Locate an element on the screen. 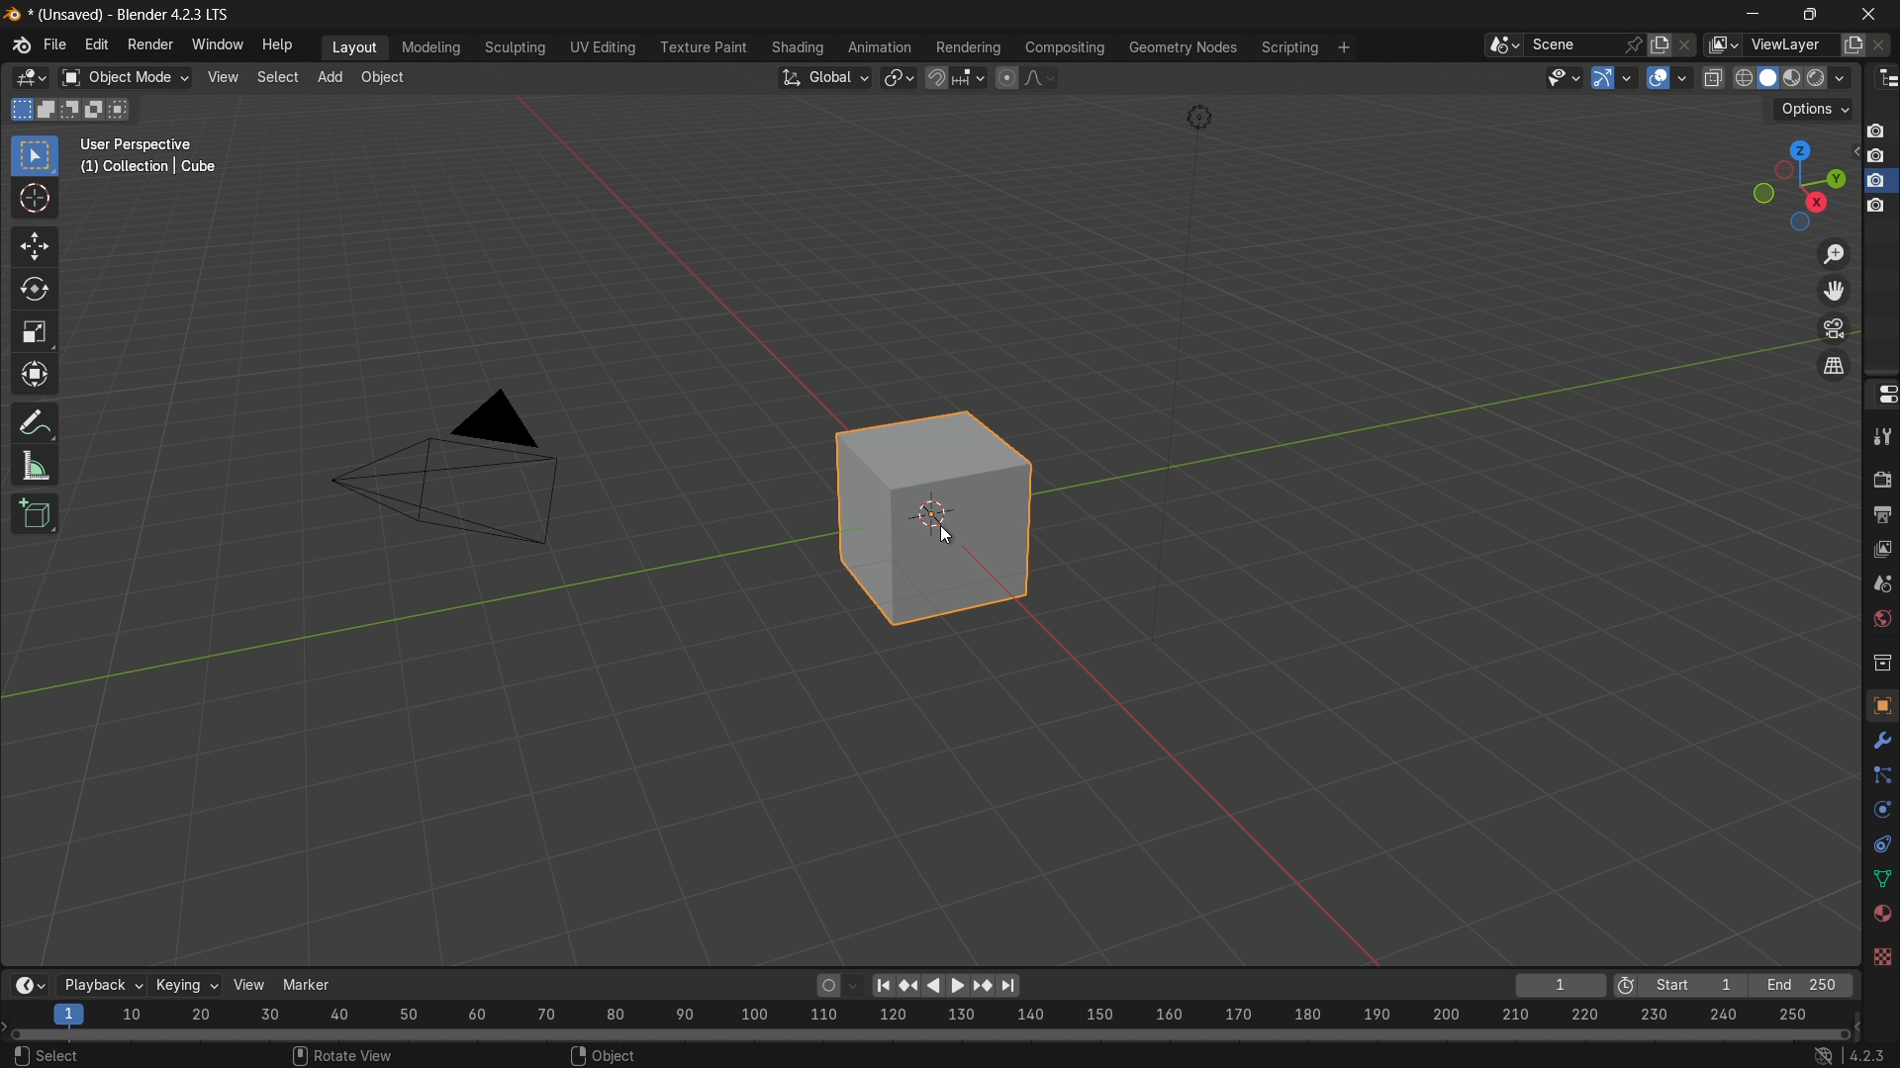  active workspace is located at coordinates (1720, 44).